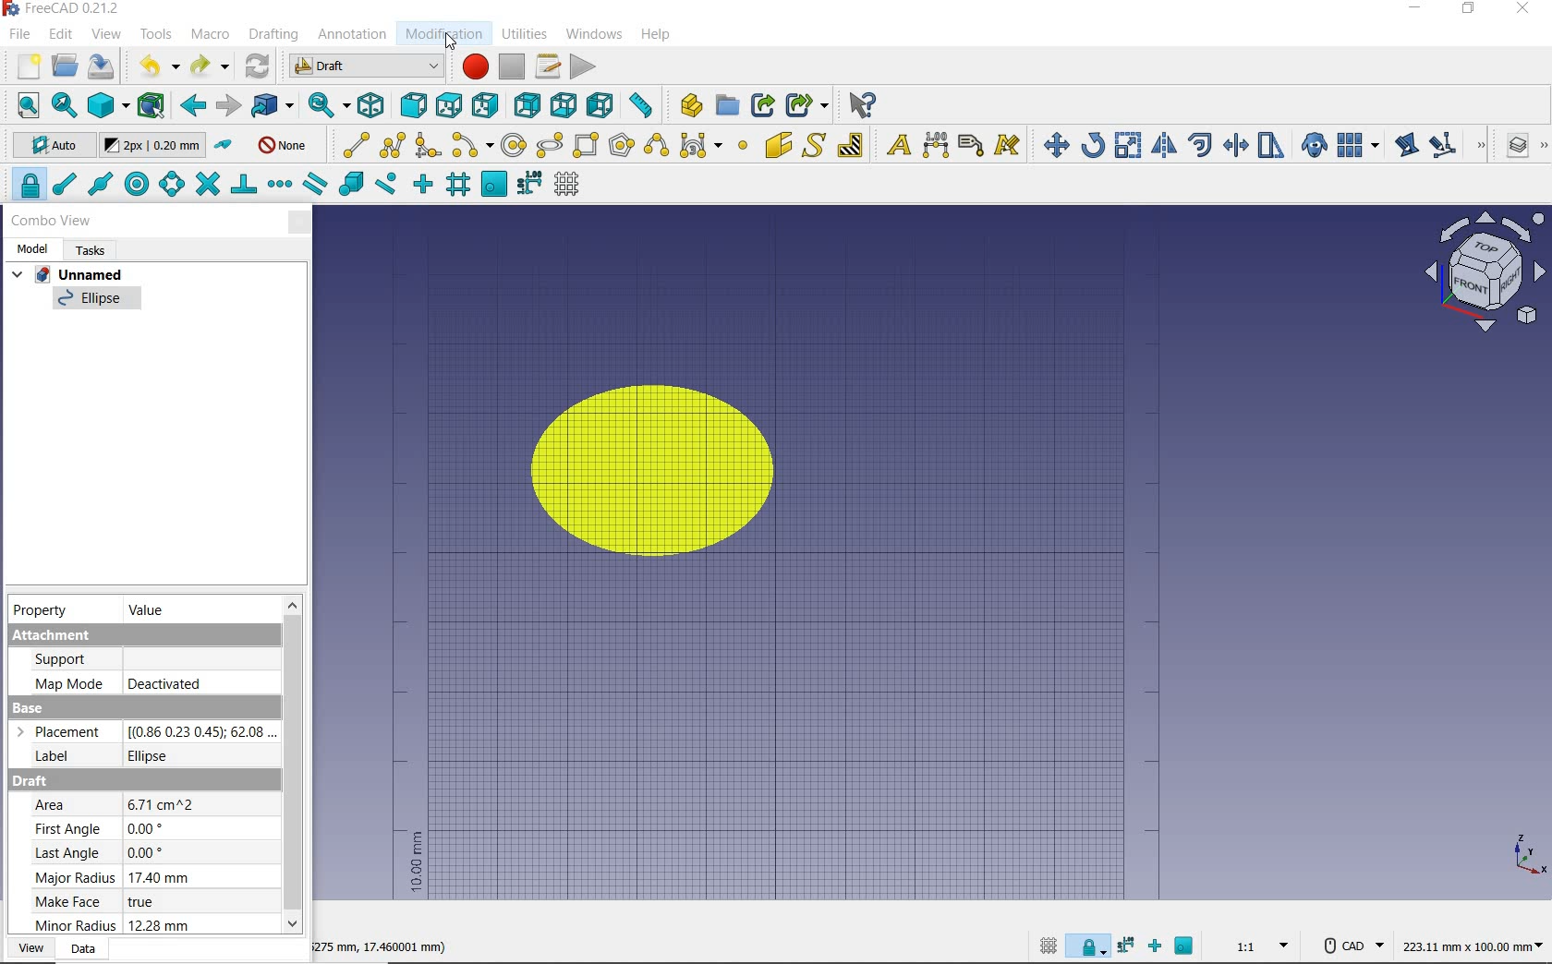  What do you see at coordinates (107, 34) in the screenshot?
I see `view` at bounding box center [107, 34].